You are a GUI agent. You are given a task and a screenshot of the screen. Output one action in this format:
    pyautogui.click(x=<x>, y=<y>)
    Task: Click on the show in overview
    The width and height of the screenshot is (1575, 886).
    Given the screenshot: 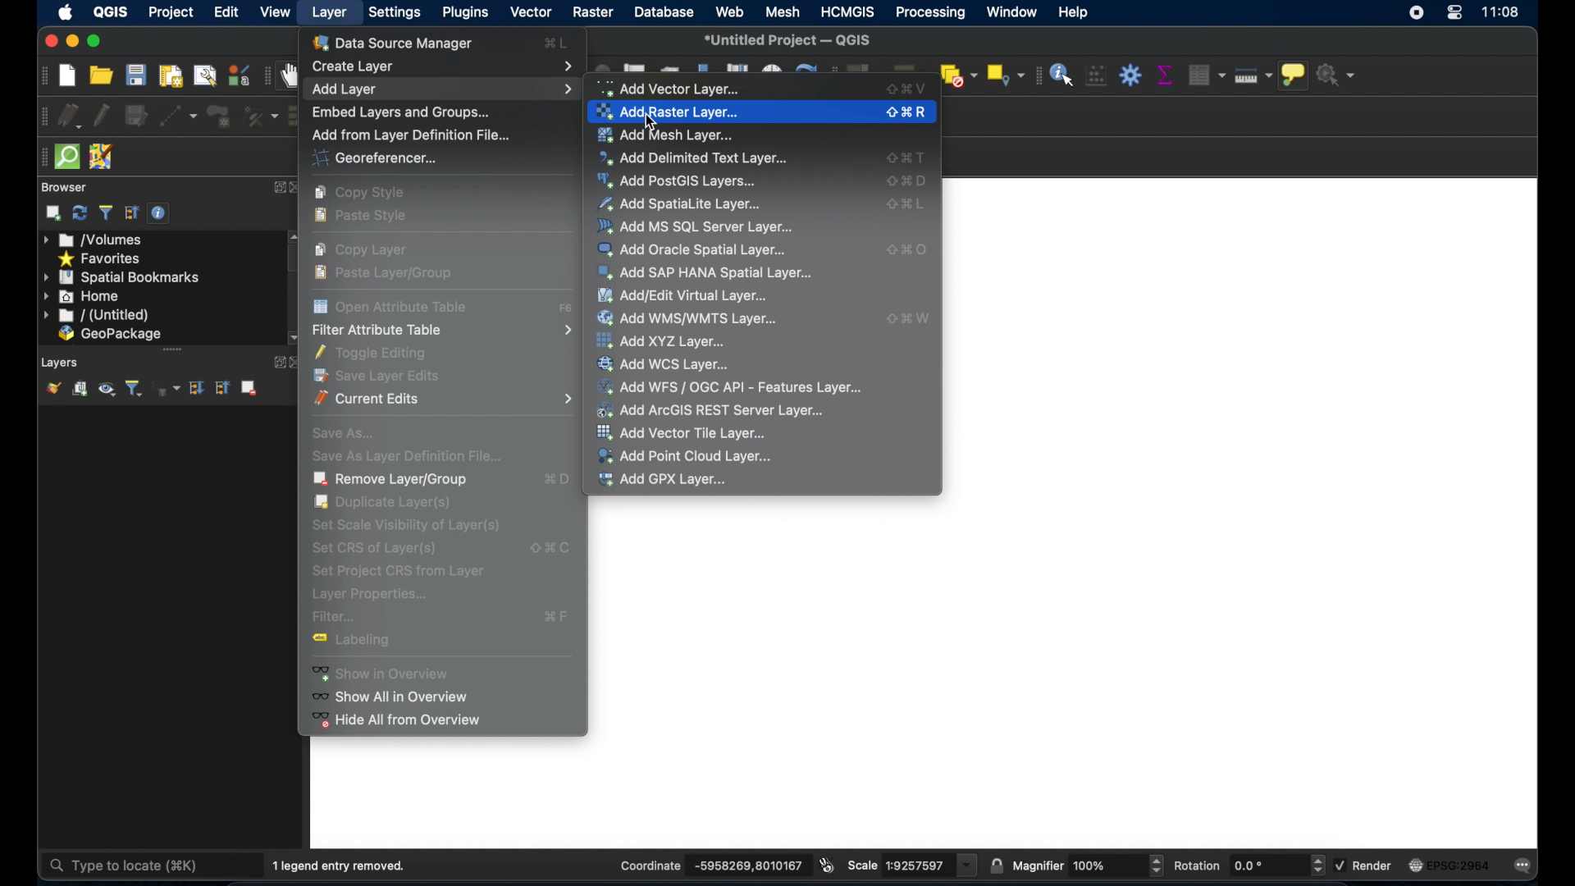 What is the action you would take?
    pyautogui.click(x=390, y=673)
    